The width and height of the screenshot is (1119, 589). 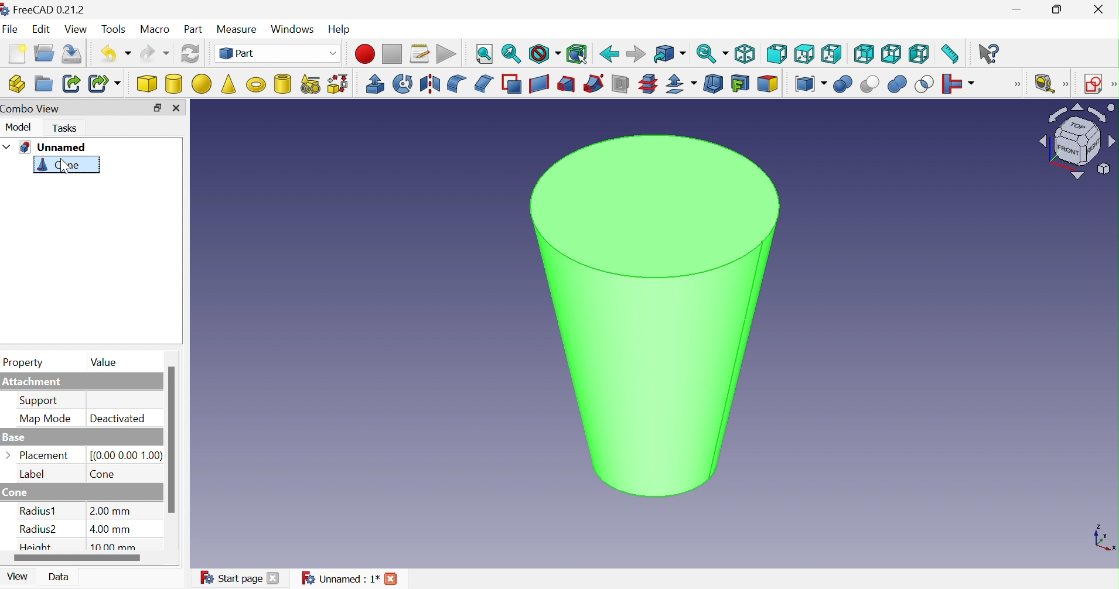 What do you see at coordinates (1057, 11) in the screenshot?
I see `Restore down` at bounding box center [1057, 11].